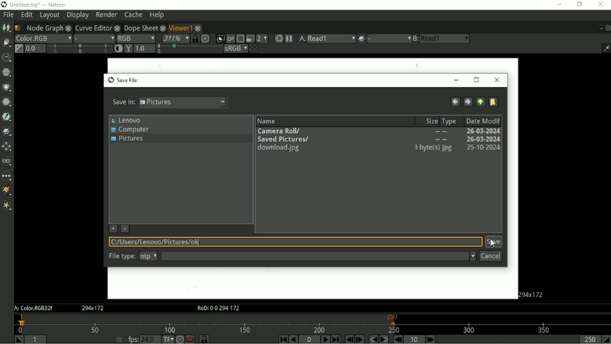  What do you see at coordinates (136, 38) in the screenshot?
I see `Display channels` at bounding box center [136, 38].